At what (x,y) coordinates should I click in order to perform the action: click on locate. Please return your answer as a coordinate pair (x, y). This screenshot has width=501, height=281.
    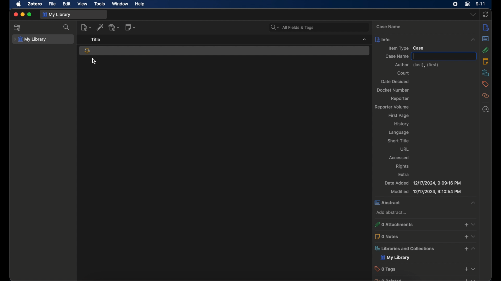
    Looking at the image, I should click on (486, 109).